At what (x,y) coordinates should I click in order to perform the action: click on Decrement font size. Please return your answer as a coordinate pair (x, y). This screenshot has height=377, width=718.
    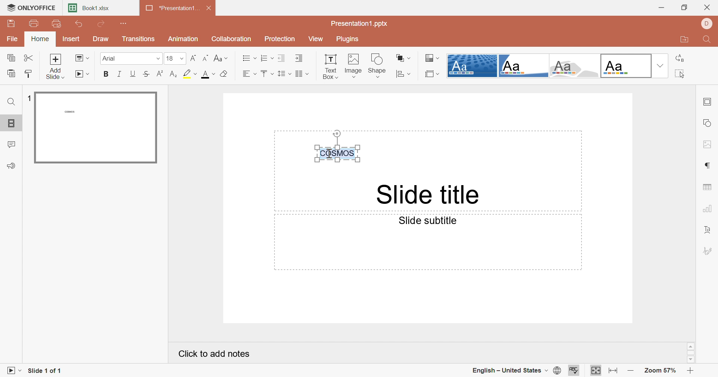
    Looking at the image, I should click on (206, 59).